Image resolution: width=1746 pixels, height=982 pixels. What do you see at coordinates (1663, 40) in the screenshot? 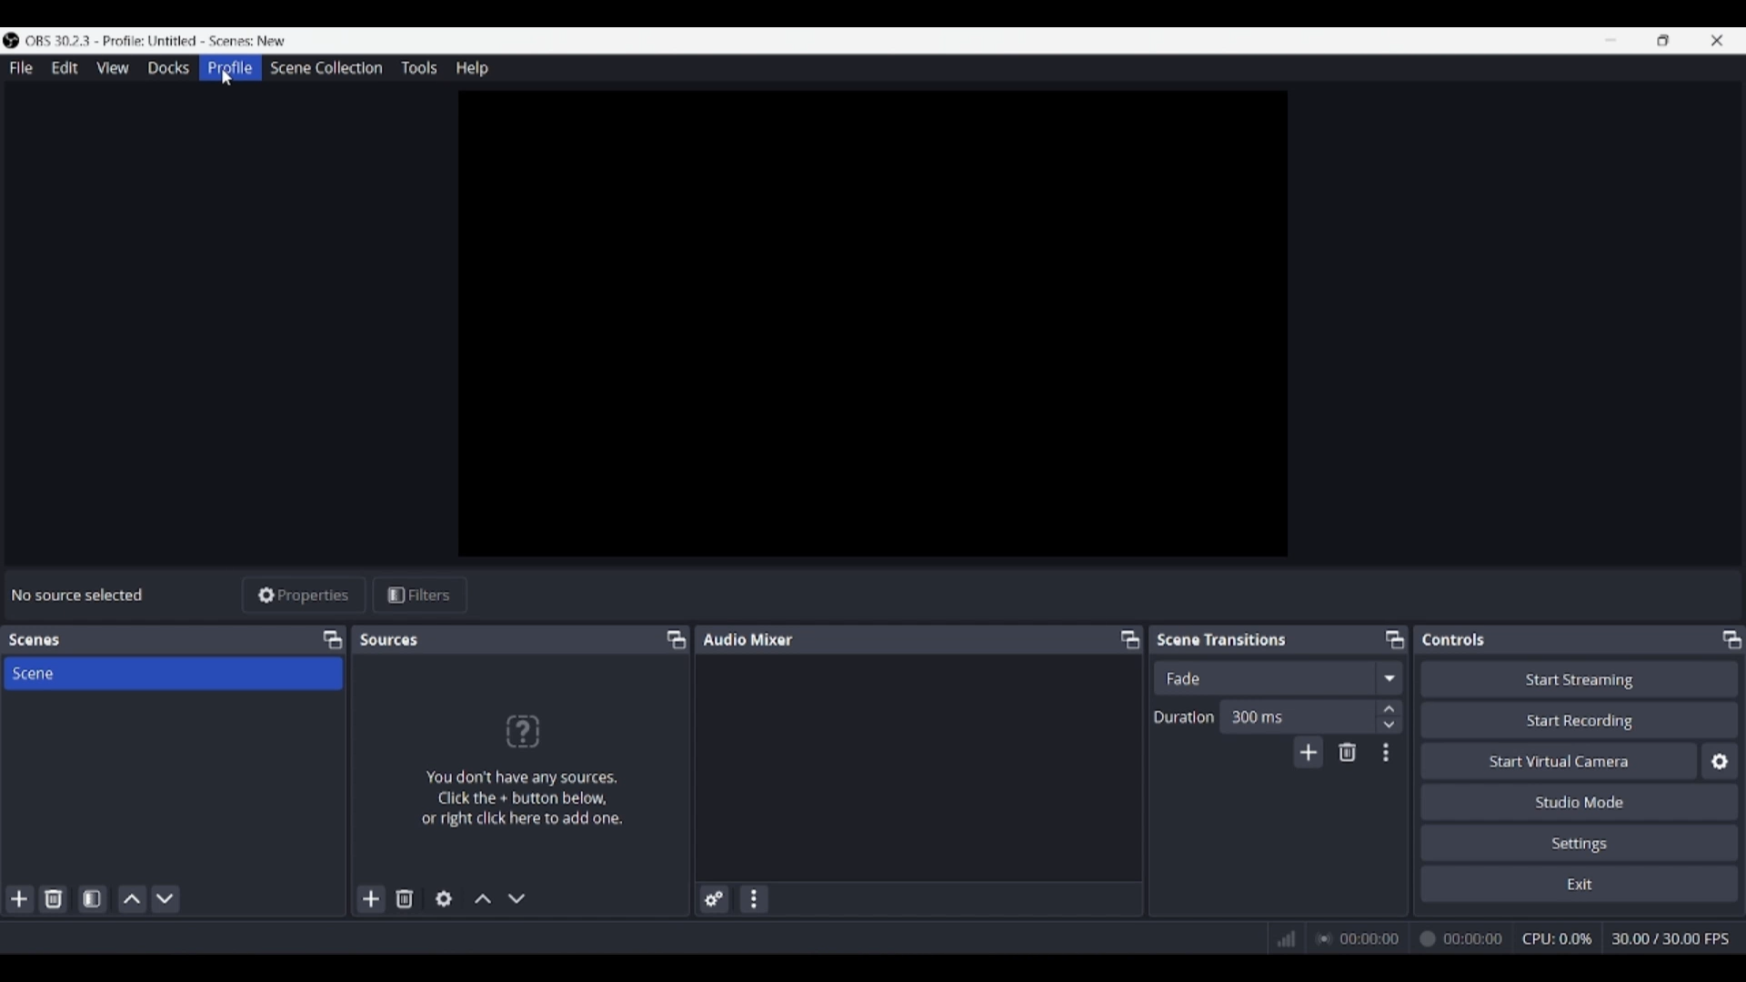
I see `Show interface in a smaller tab` at bounding box center [1663, 40].